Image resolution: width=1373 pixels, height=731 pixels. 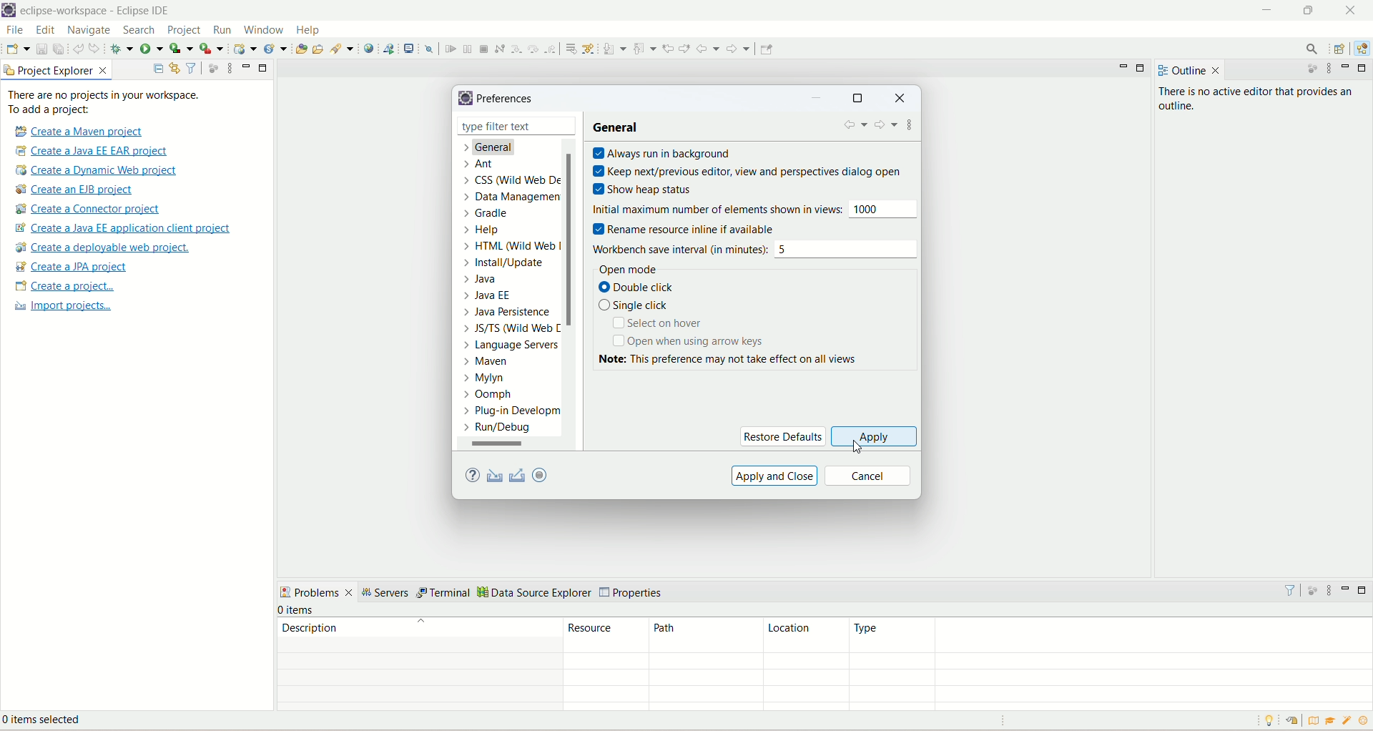 What do you see at coordinates (1110, 635) in the screenshot?
I see `type` at bounding box center [1110, 635].